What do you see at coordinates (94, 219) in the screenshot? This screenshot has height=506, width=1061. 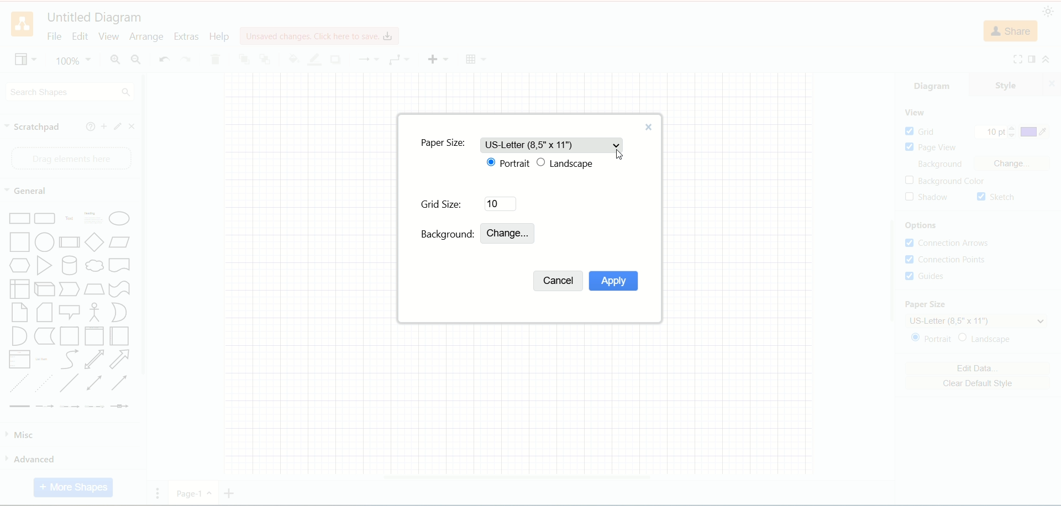 I see `Heading with Text` at bounding box center [94, 219].